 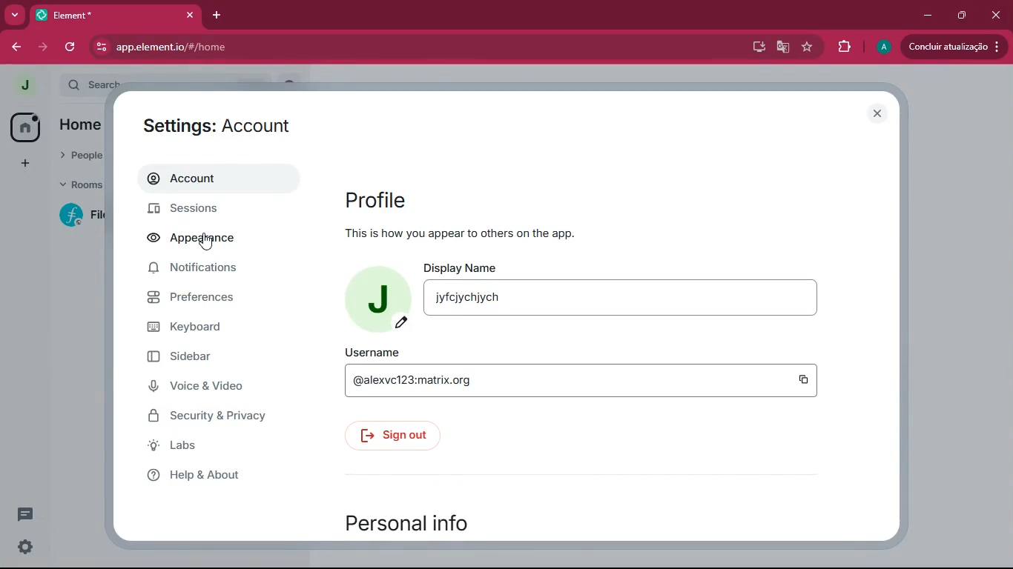 I want to click on security, so click(x=223, y=416).